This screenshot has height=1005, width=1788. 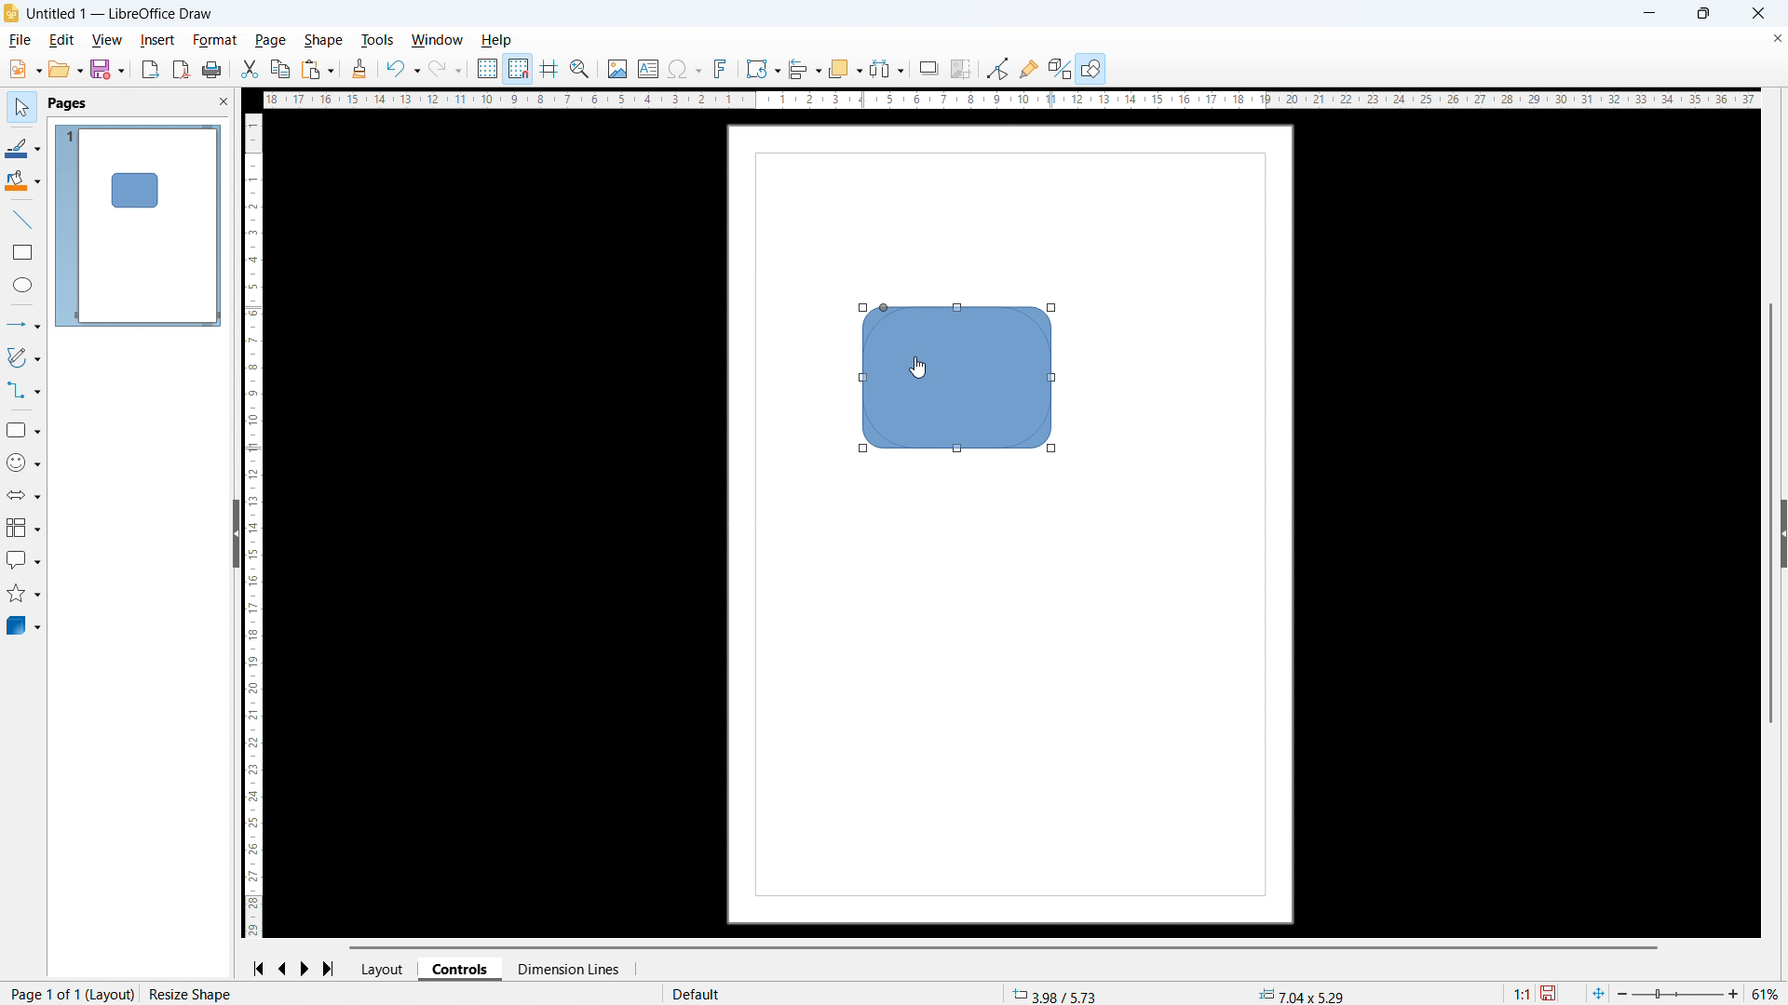 What do you see at coordinates (20, 108) in the screenshot?
I see `select ` at bounding box center [20, 108].